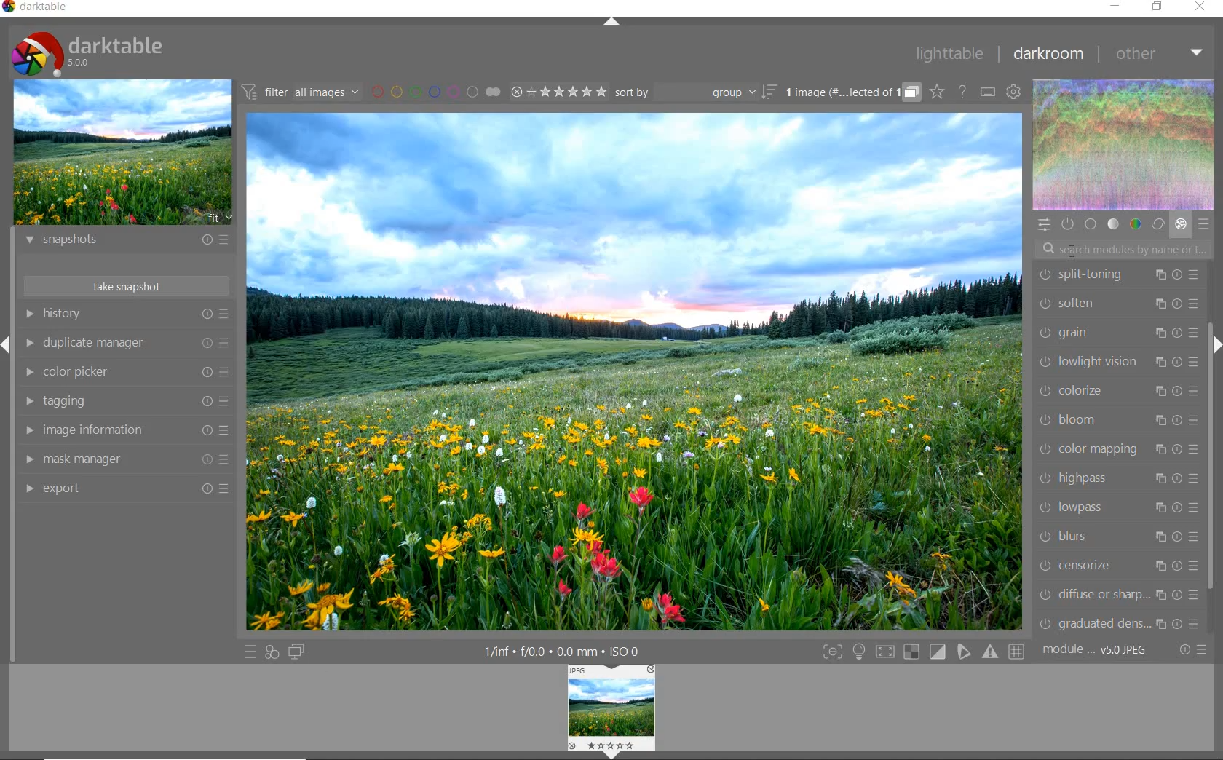  What do you see at coordinates (1117, 334) in the screenshot?
I see `grain` at bounding box center [1117, 334].